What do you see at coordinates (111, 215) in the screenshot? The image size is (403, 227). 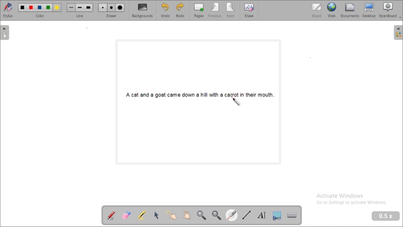 I see `annotate document` at bounding box center [111, 215].